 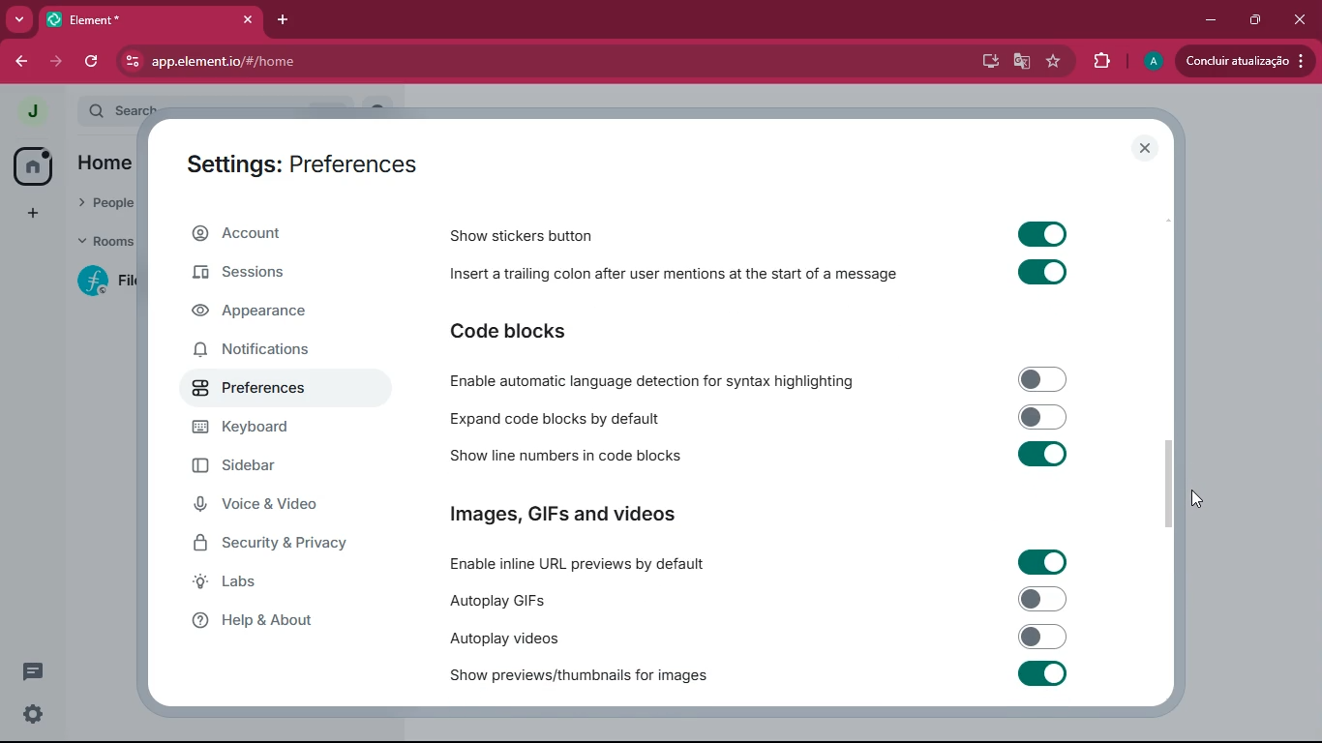 I want to click on search bar, so click(x=119, y=109).